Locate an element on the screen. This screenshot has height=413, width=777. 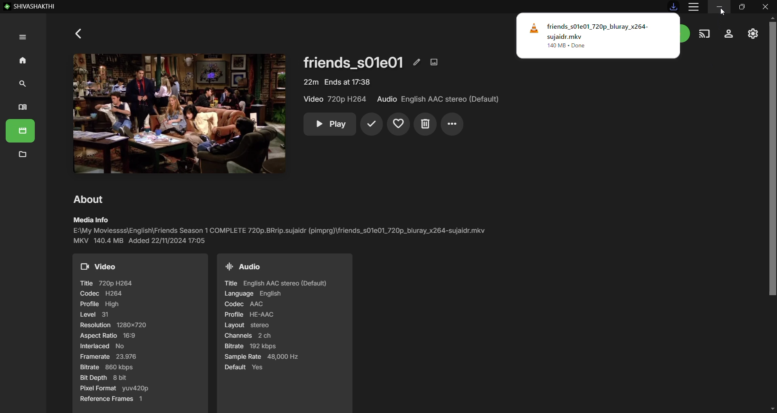
Expand is located at coordinates (21, 38).